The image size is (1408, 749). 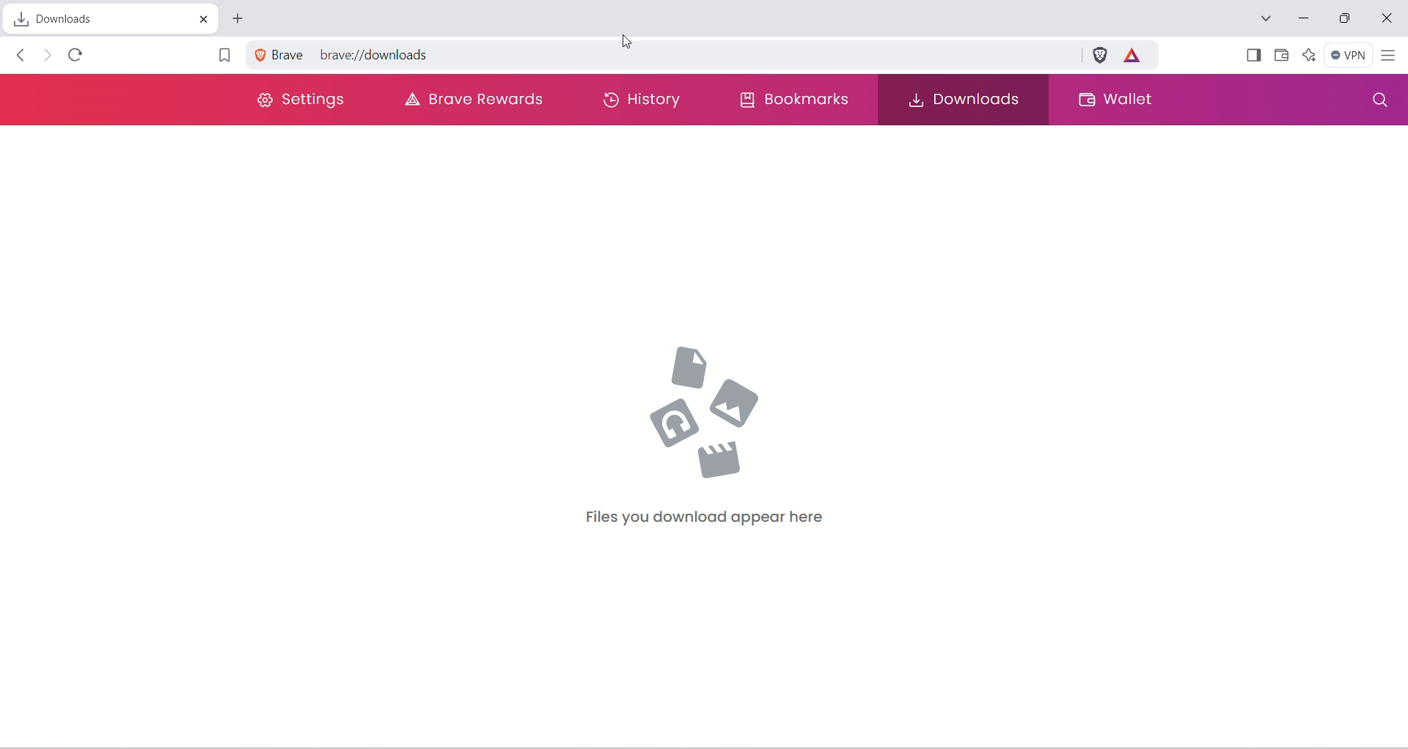 What do you see at coordinates (641, 100) in the screenshot?
I see `history` at bounding box center [641, 100].